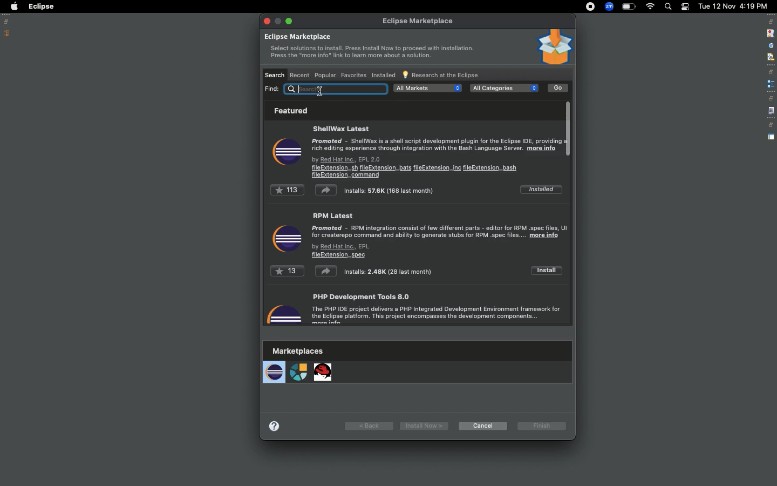 The image size is (777, 486). Describe the element at coordinates (770, 57) in the screenshot. I see `filter` at that location.